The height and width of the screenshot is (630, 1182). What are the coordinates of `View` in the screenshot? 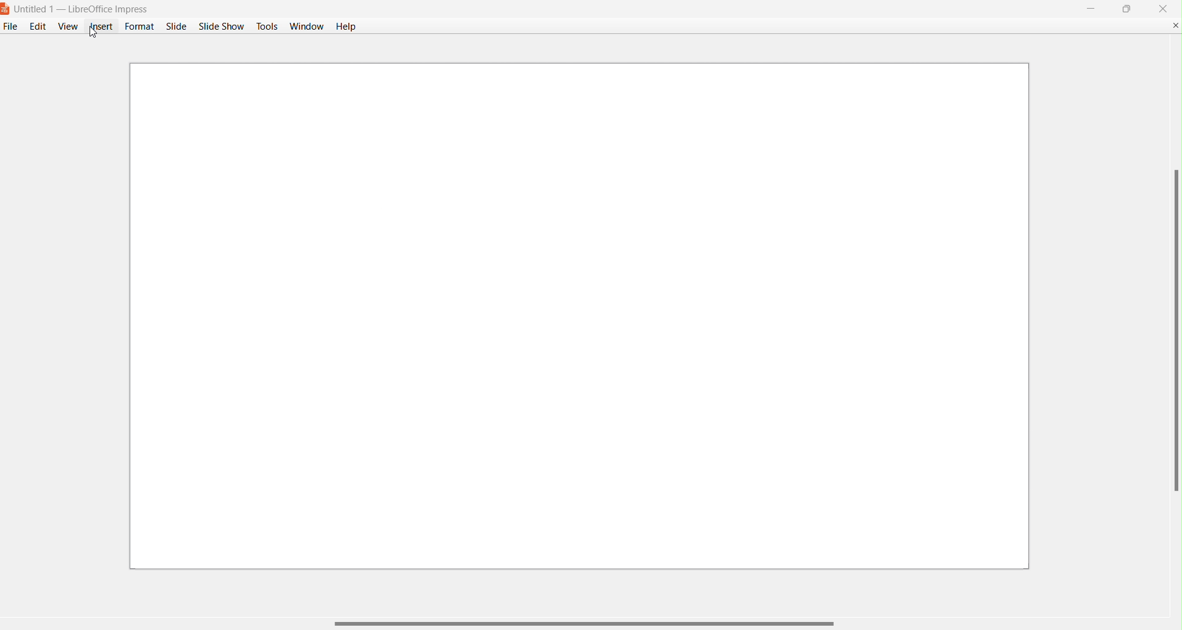 It's located at (67, 26).